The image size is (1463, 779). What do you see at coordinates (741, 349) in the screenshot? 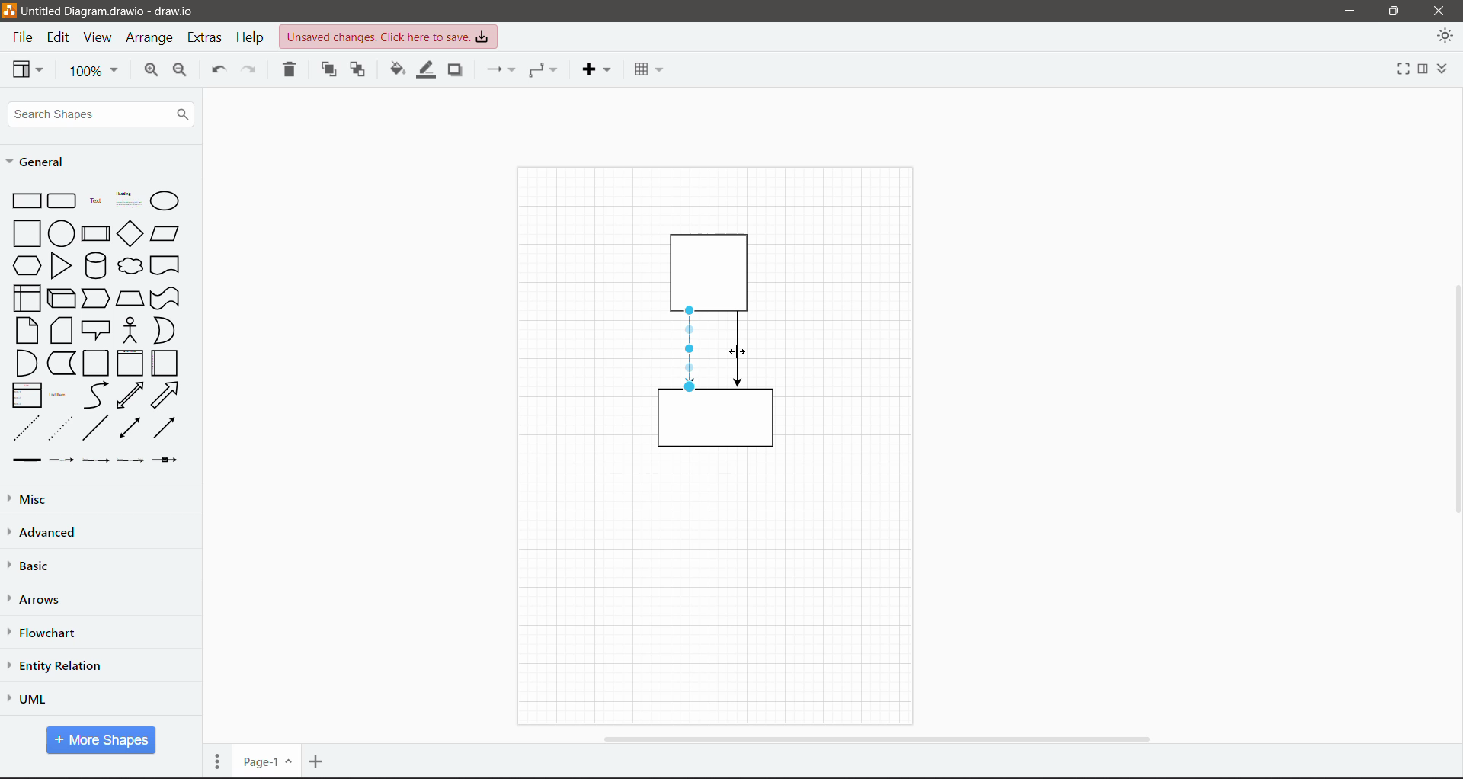
I see `cursor` at bounding box center [741, 349].